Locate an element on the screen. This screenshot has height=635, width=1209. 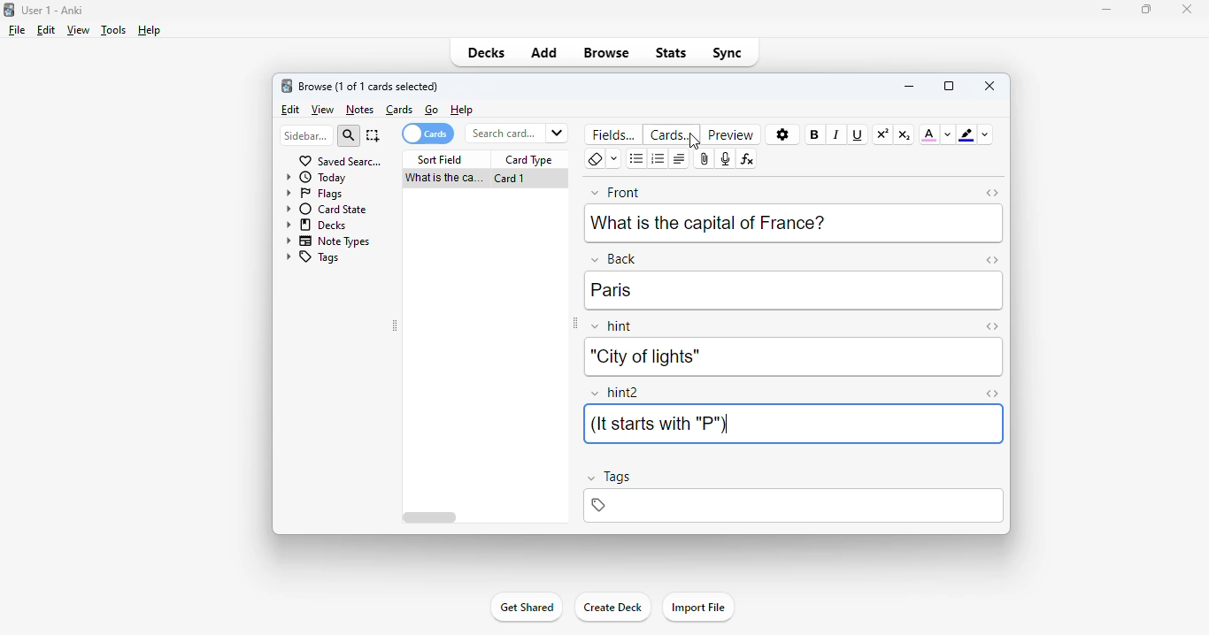
(It starts with "P") is located at coordinates (658, 425).